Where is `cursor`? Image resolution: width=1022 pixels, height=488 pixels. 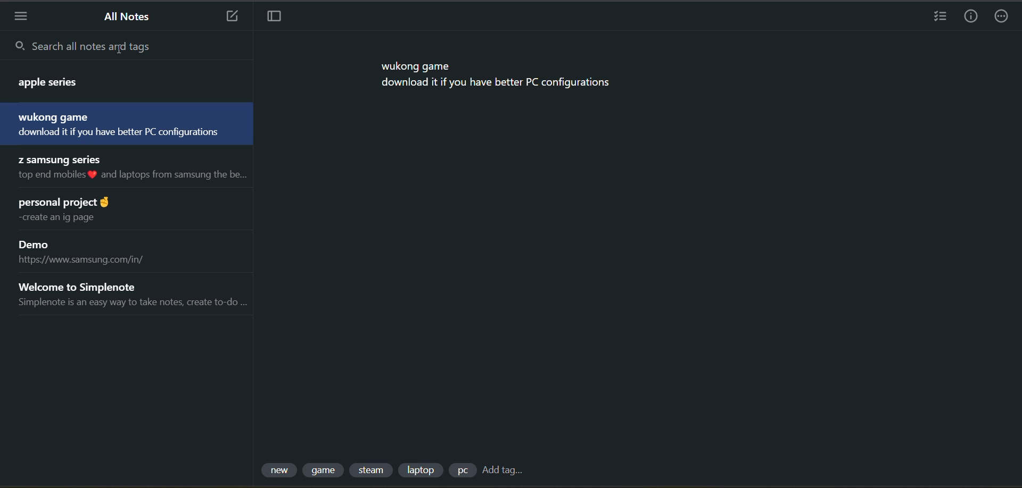 cursor is located at coordinates (120, 49).